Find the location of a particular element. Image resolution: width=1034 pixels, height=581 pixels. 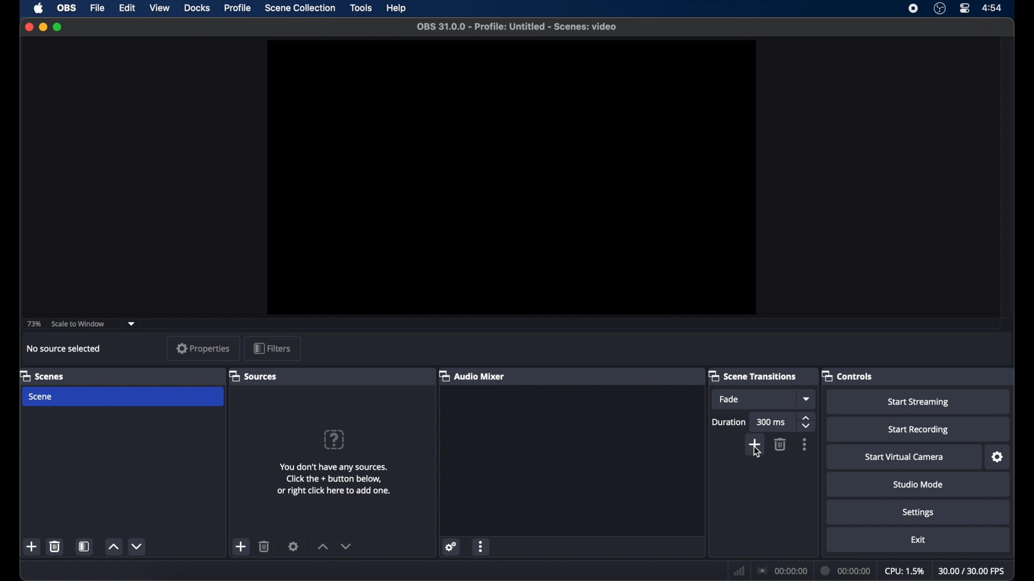

increment is located at coordinates (323, 547).